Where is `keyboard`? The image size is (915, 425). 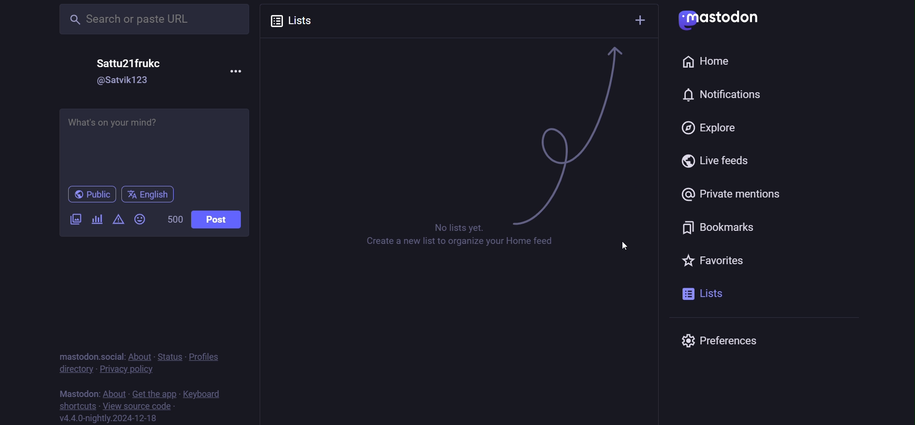
keyboard is located at coordinates (207, 393).